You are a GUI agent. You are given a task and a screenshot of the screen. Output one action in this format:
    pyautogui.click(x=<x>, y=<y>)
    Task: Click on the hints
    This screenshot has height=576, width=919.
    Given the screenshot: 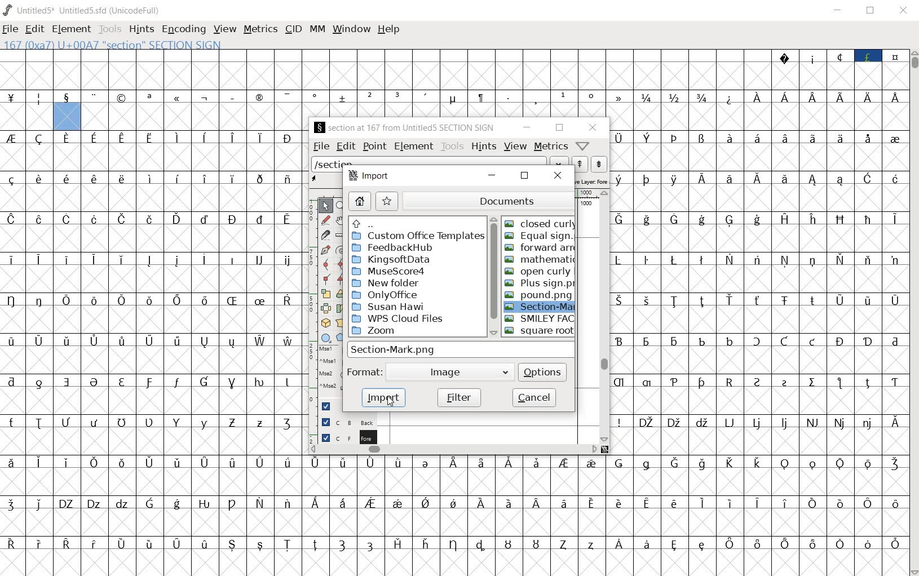 What is the action you would take?
    pyautogui.click(x=485, y=147)
    